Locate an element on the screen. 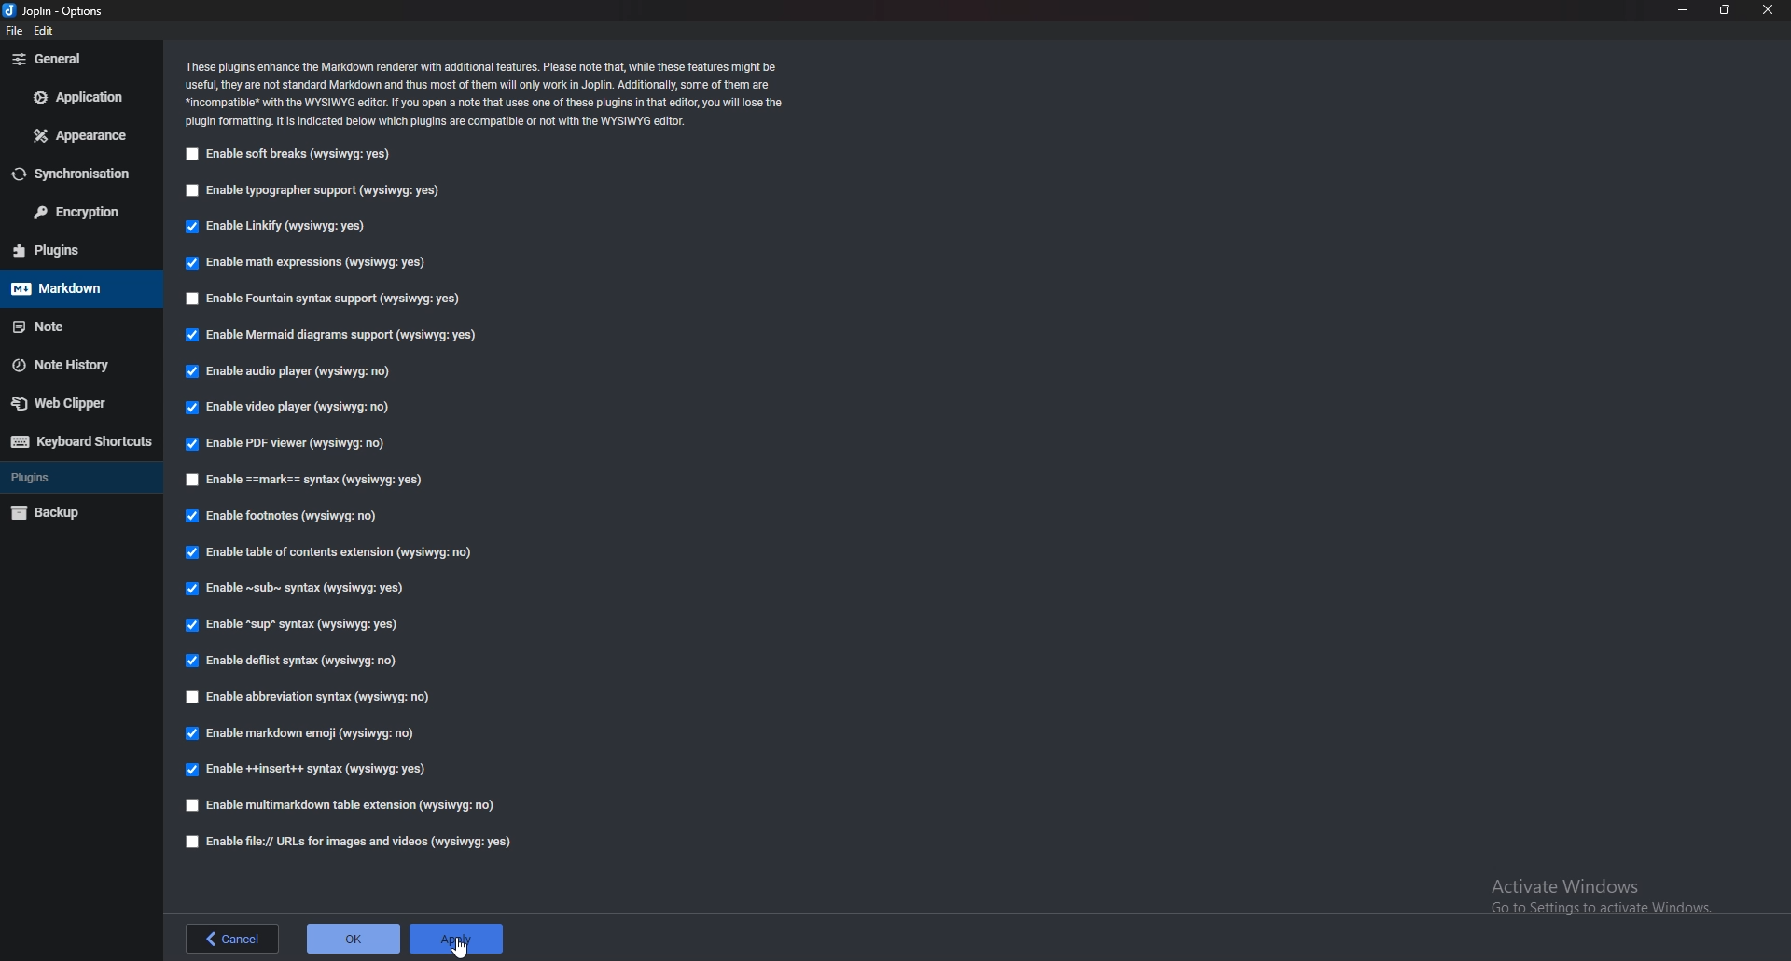 This screenshot has width=1791, height=961. Enable typographer support is located at coordinates (314, 191).